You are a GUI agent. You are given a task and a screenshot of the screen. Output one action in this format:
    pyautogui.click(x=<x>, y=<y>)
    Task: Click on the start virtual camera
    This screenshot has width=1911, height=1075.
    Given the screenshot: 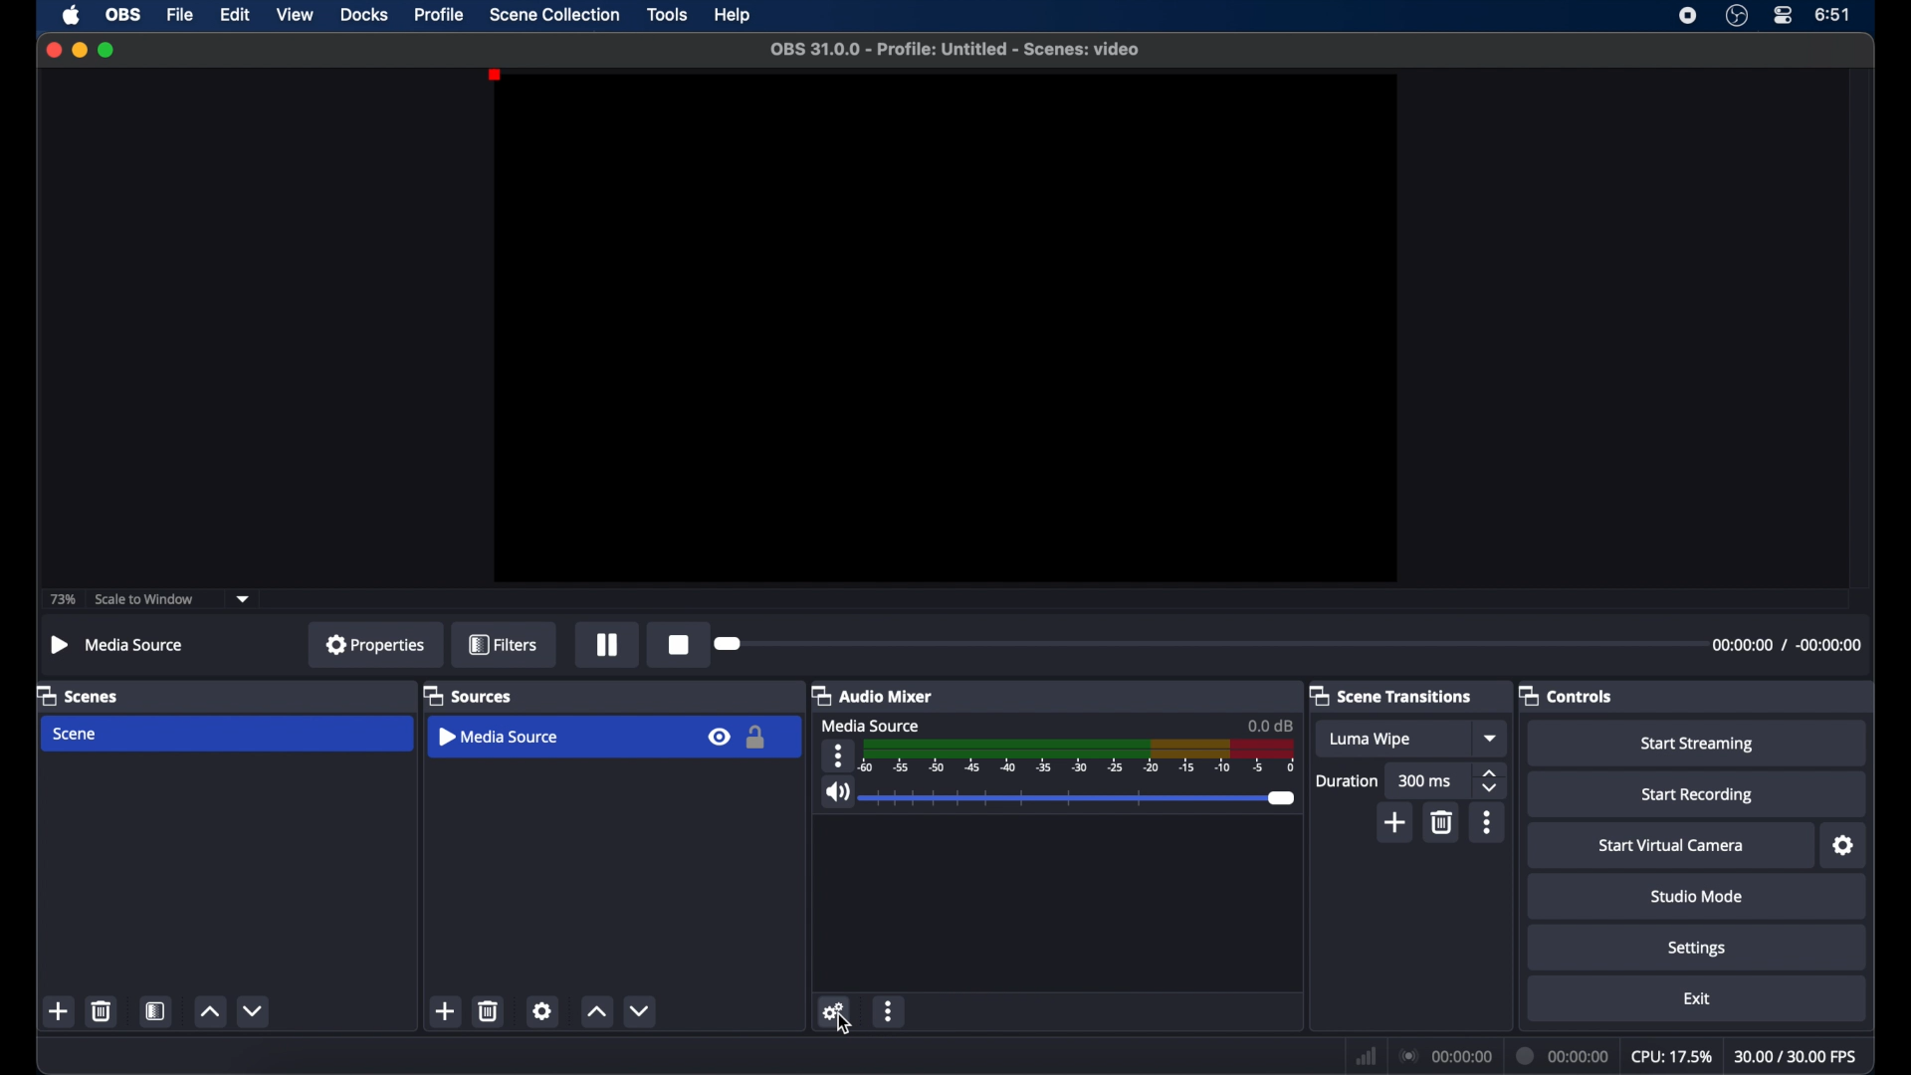 What is the action you would take?
    pyautogui.click(x=1672, y=846)
    